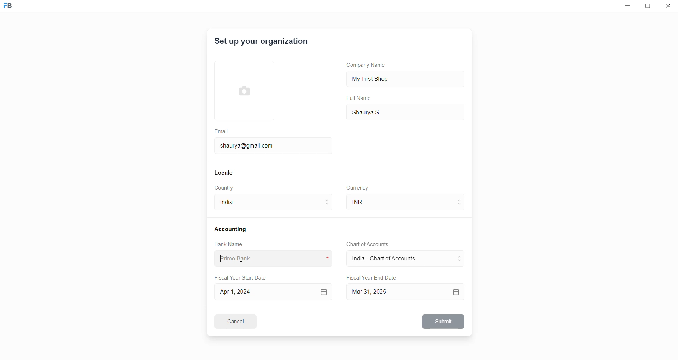 Image resolution: width=678 pixels, height=360 pixels. What do you see at coordinates (239, 204) in the screenshot?
I see `India` at bounding box center [239, 204].